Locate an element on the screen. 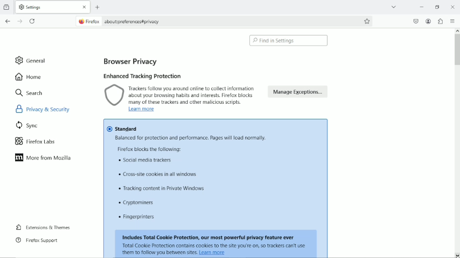 This screenshot has height=258, width=460. current tab is located at coordinates (46, 7).